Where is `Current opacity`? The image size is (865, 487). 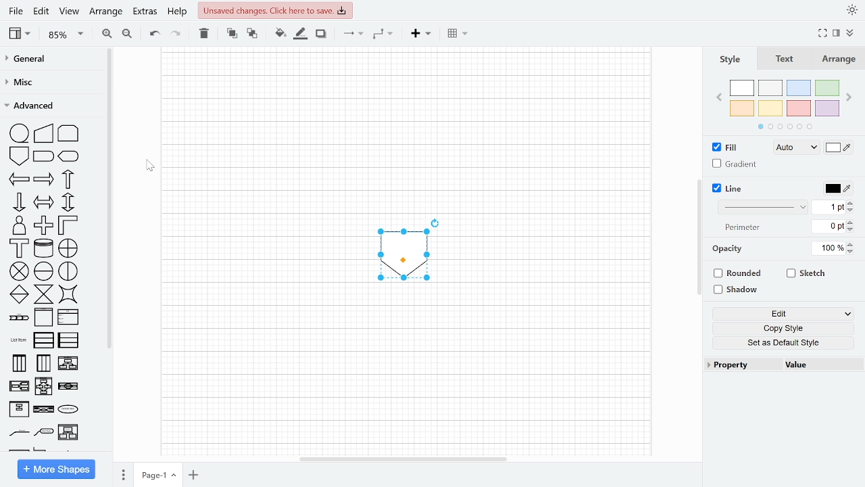 Current opacity is located at coordinates (829, 249).